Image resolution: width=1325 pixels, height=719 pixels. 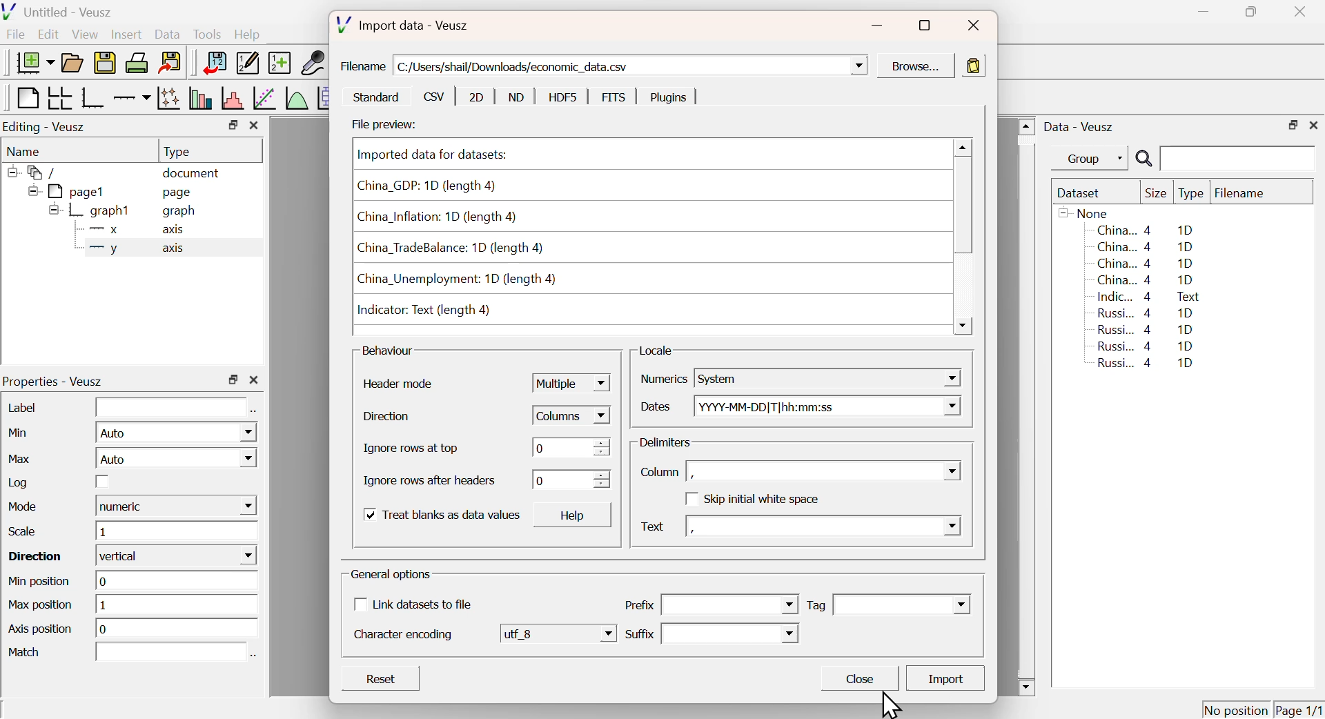 What do you see at coordinates (435, 310) in the screenshot?
I see `Indicator: Text (length 4)` at bounding box center [435, 310].